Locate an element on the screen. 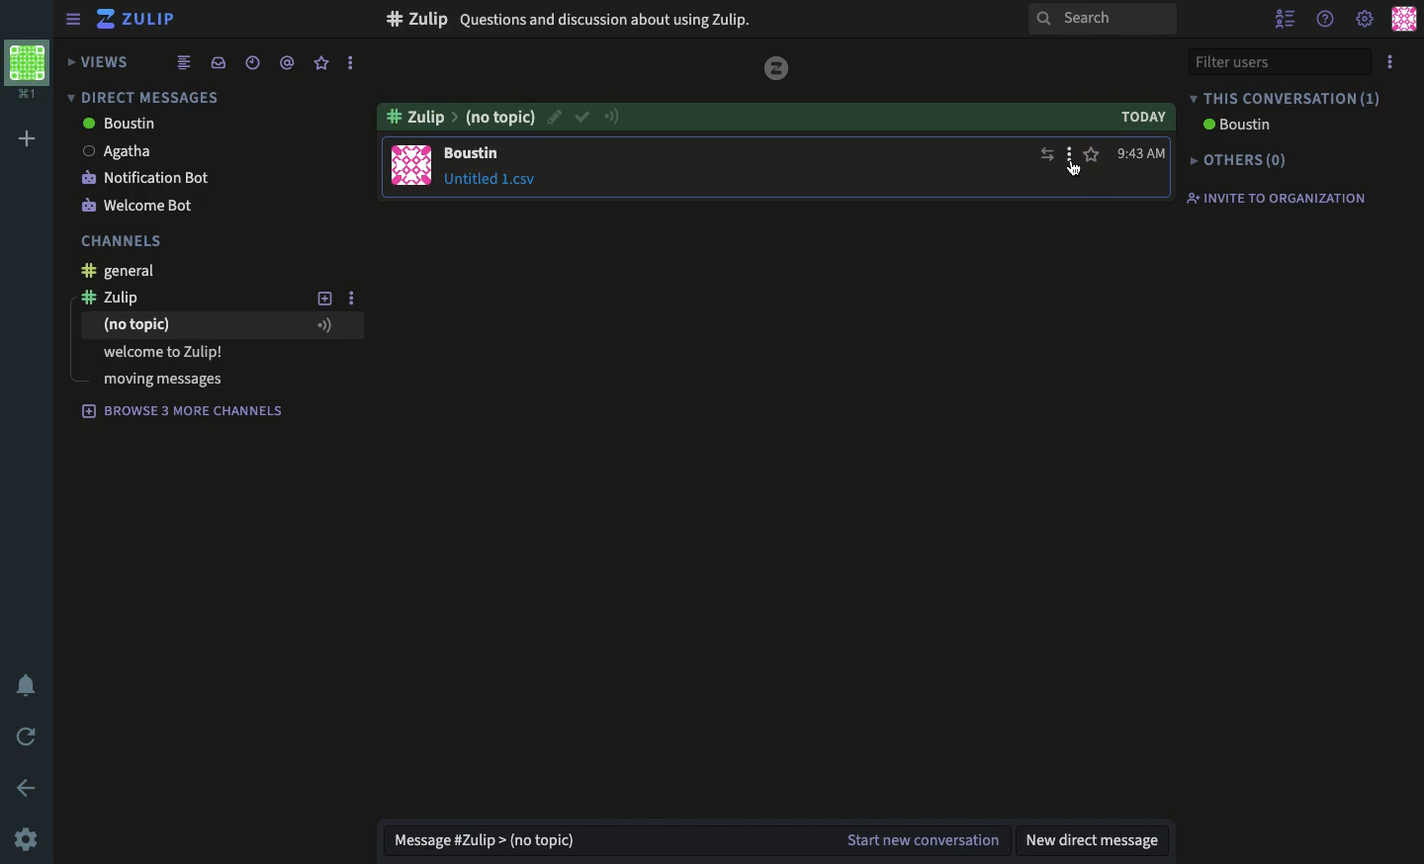 The width and height of the screenshot is (1424, 864). views is located at coordinates (100, 61).